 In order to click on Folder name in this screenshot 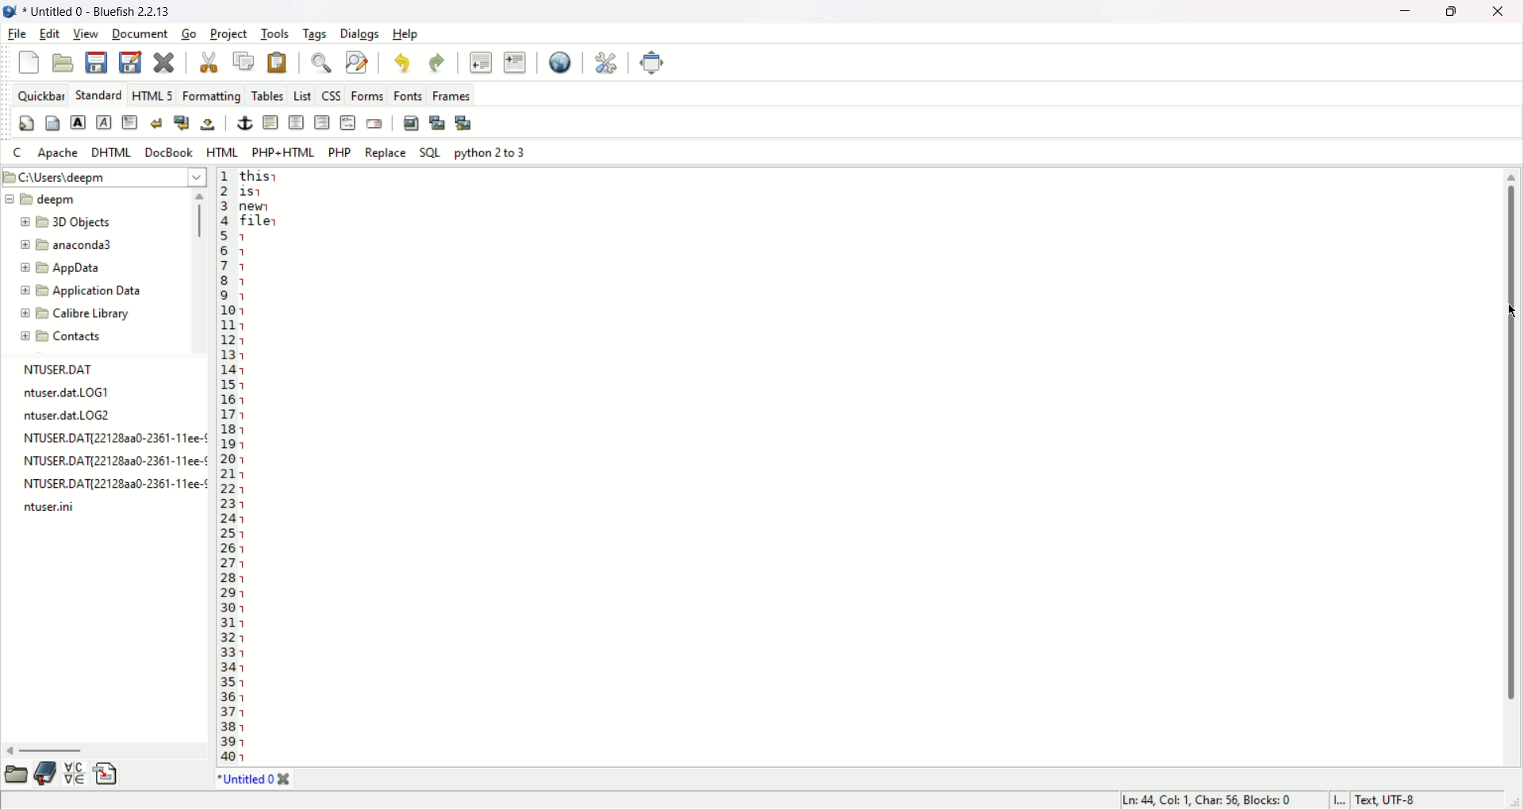, I will do `click(70, 247)`.